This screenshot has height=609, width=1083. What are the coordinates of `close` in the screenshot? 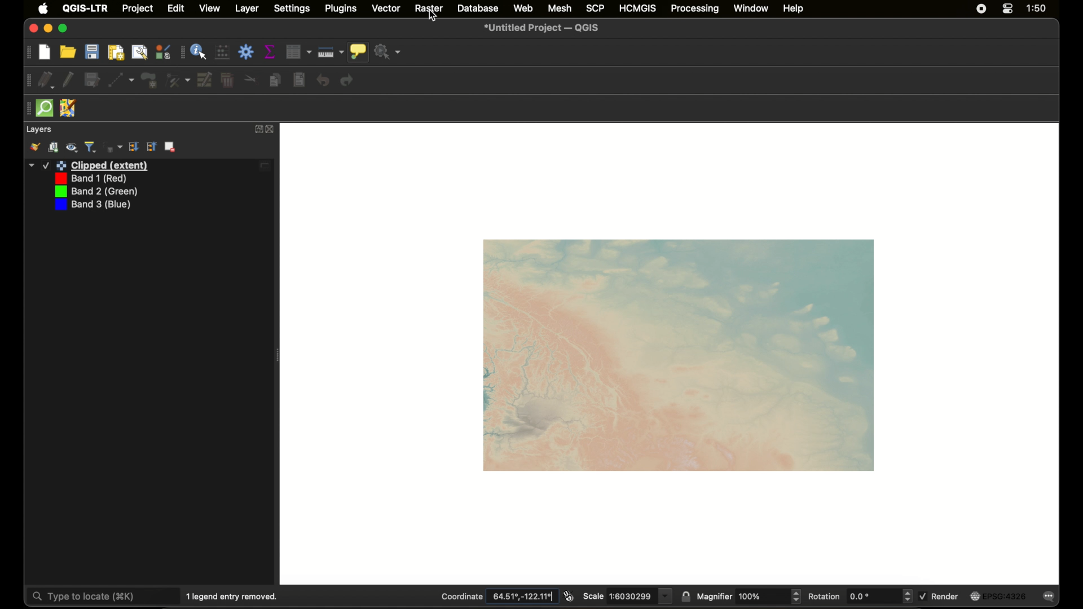 It's located at (272, 130).